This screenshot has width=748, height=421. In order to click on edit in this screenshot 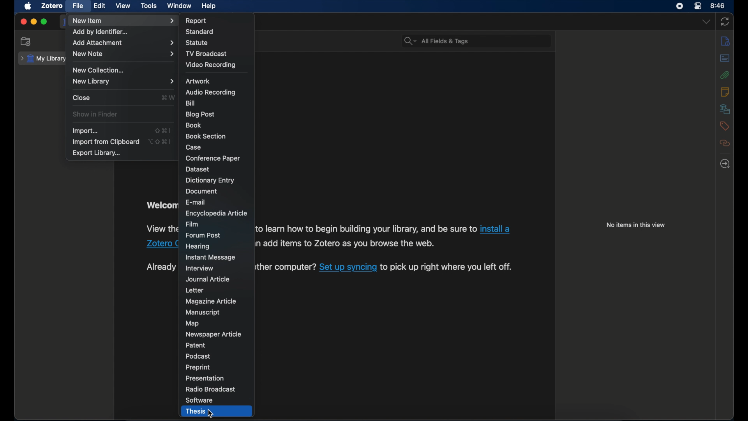, I will do `click(100, 6)`.